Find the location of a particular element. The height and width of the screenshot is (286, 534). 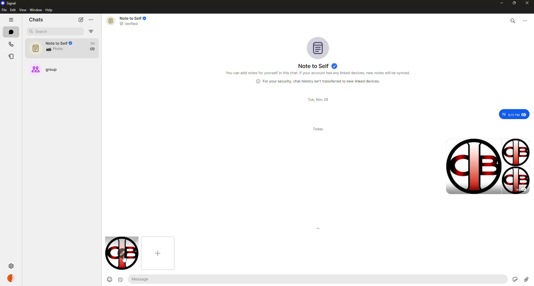

maximize is located at coordinates (513, 3).